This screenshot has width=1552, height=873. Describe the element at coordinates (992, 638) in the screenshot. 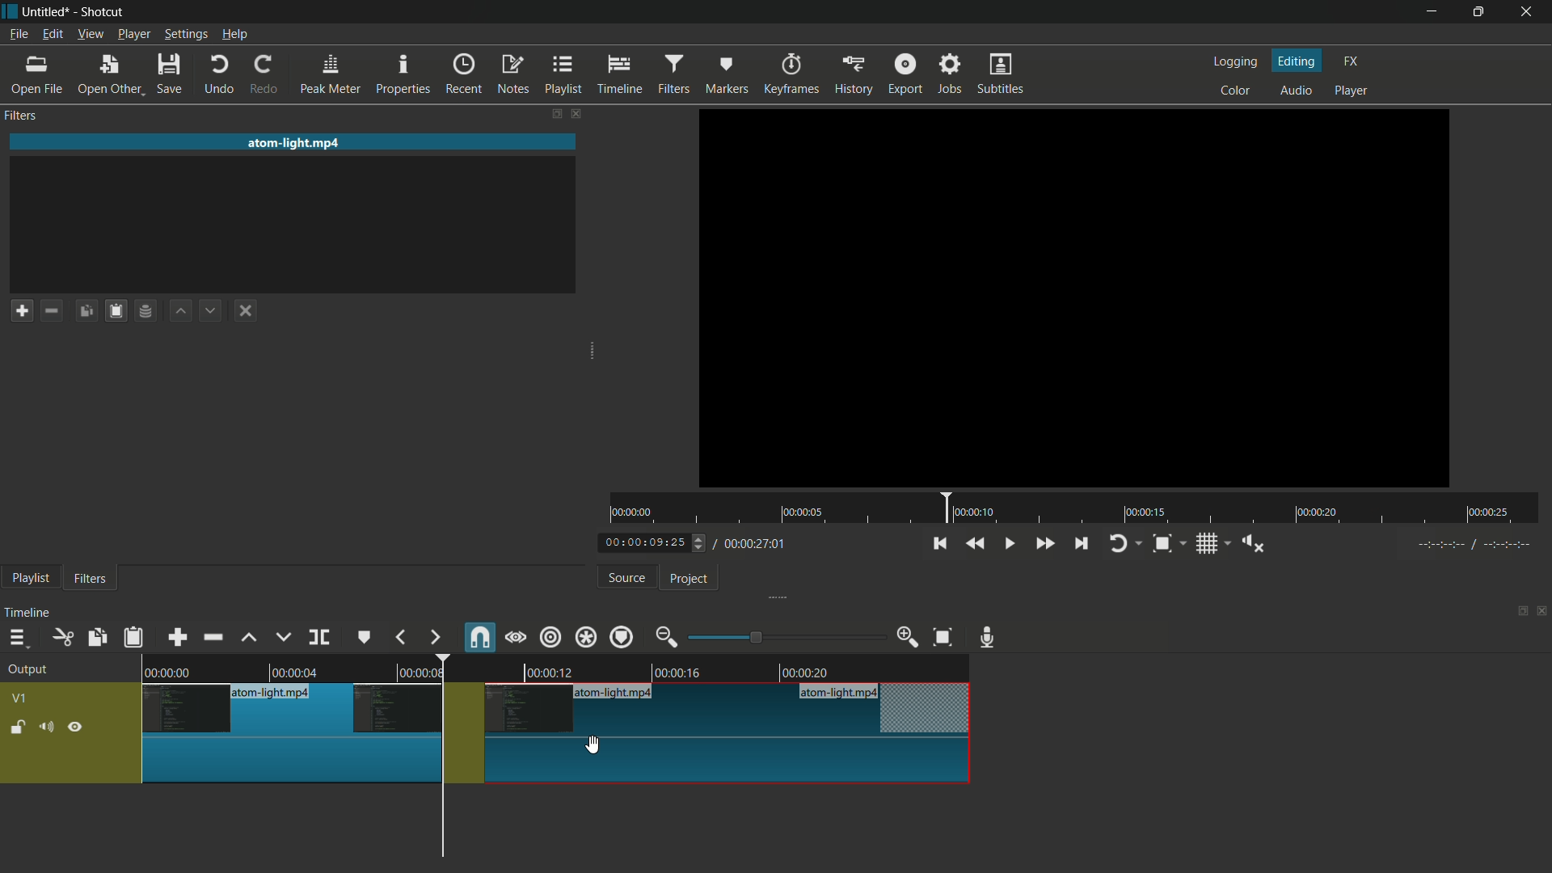

I see `record audio` at that location.